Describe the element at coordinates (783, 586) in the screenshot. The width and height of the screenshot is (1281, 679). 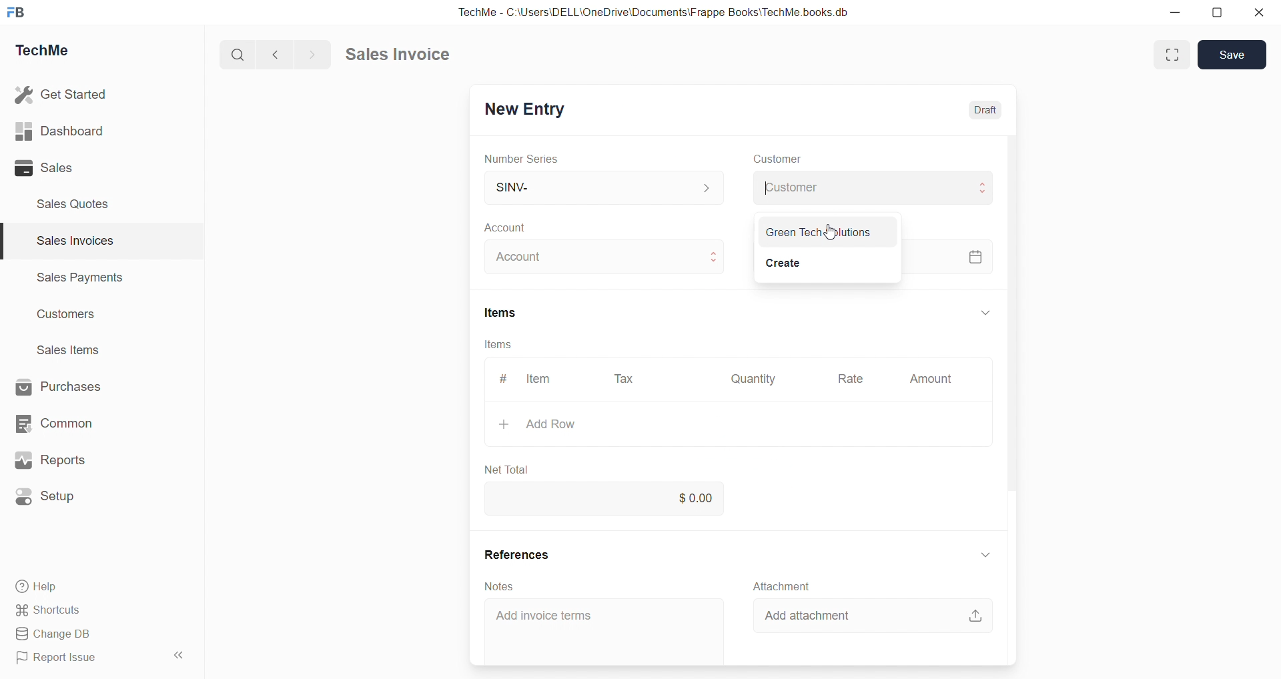
I see `Attachment` at that location.